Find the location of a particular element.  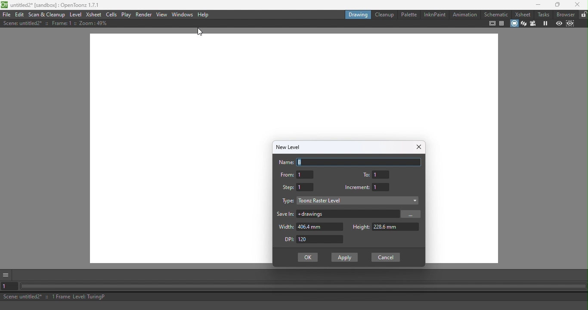

Height is located at coordinates (362, 227).